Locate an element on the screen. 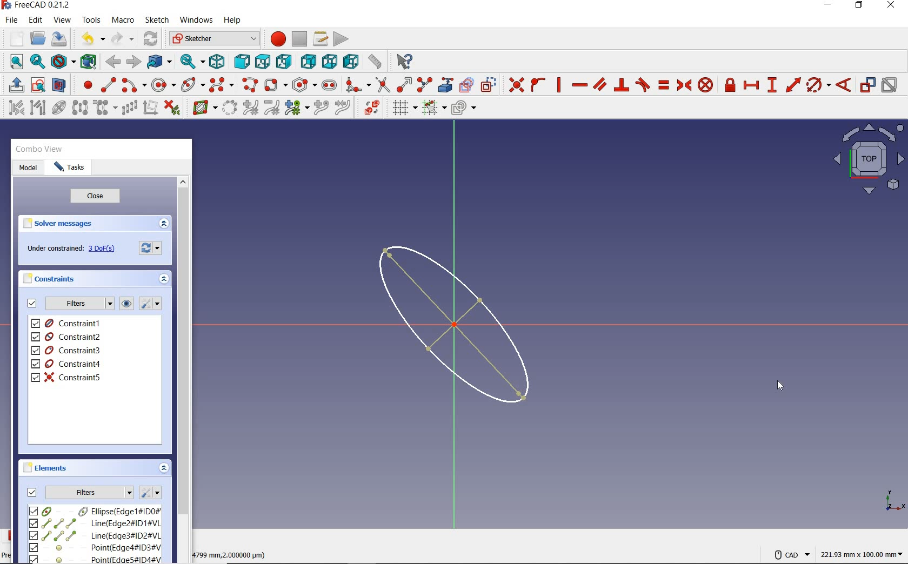 The width and height of the screenshot is (908, 564). right is located at coordinates (284, 61).